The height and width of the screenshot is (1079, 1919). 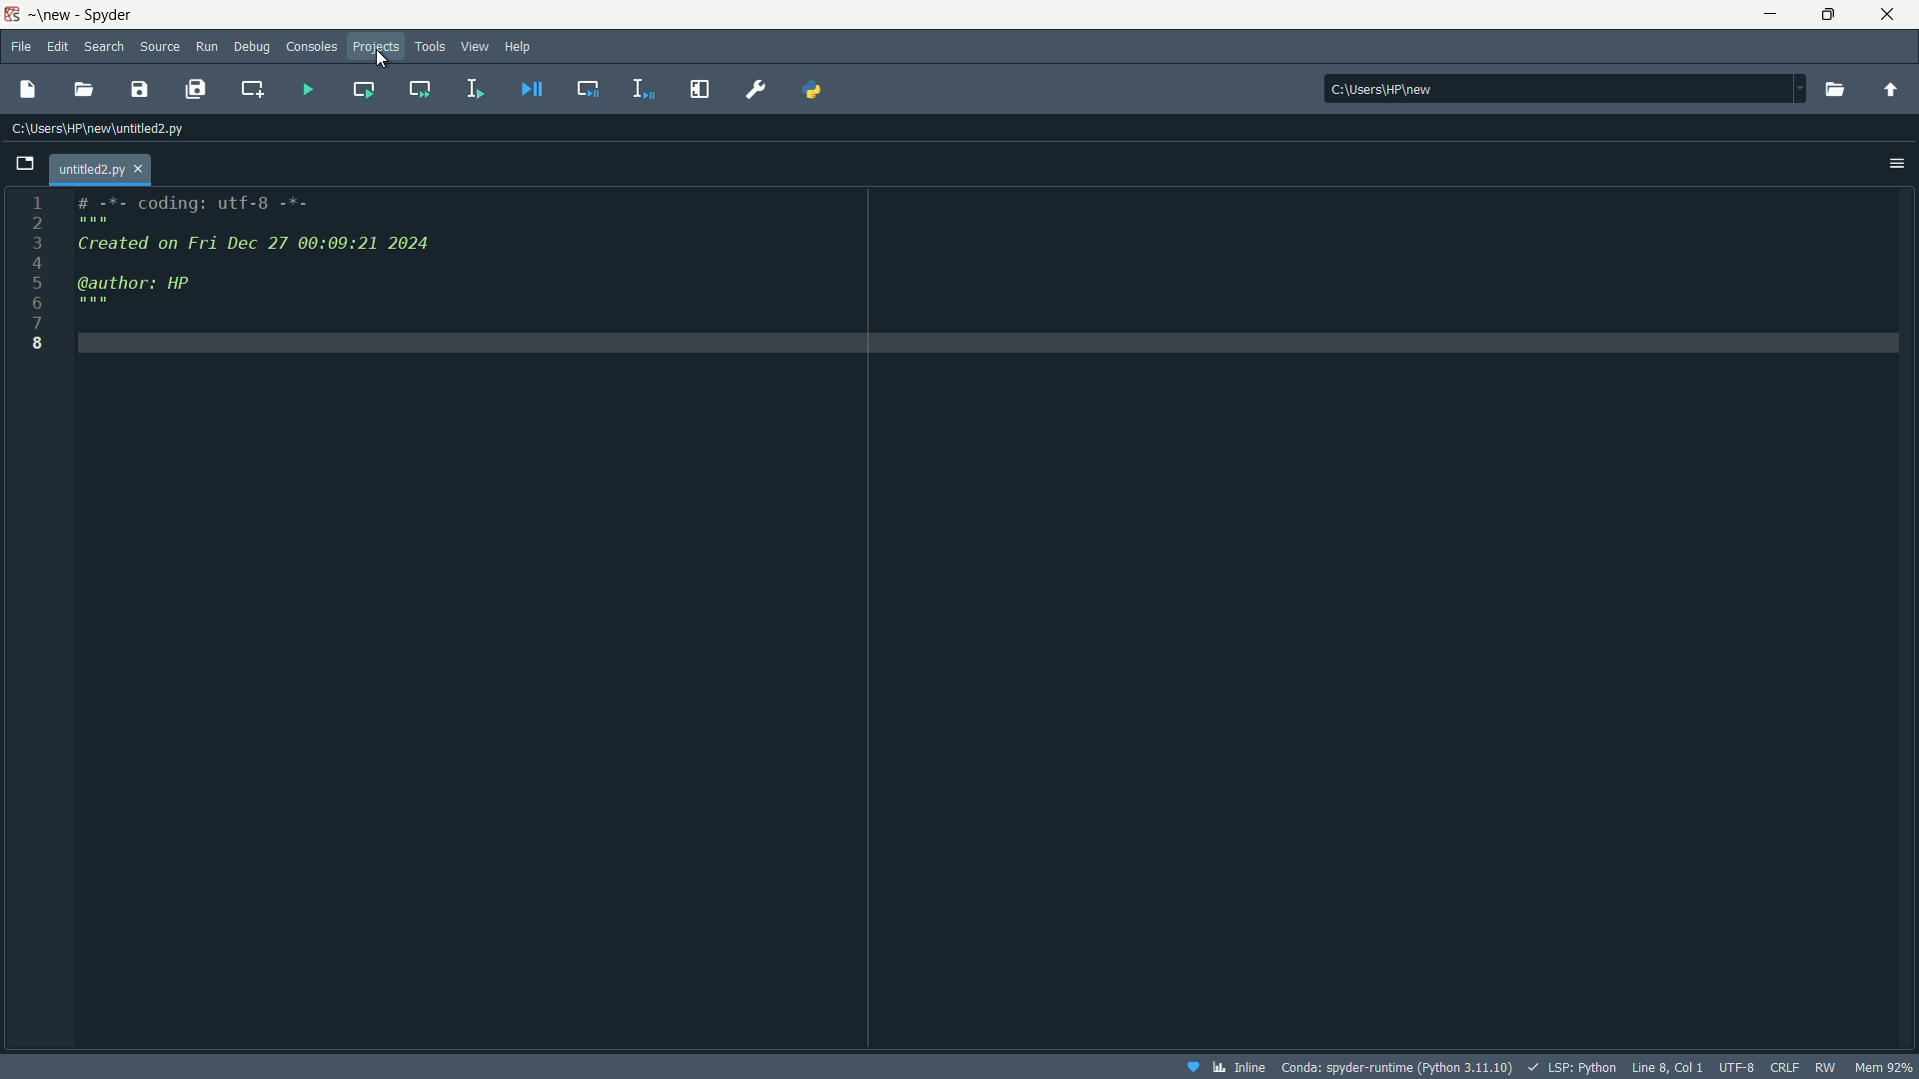 I want to click on browse tabs, so click(x=28, y=160).